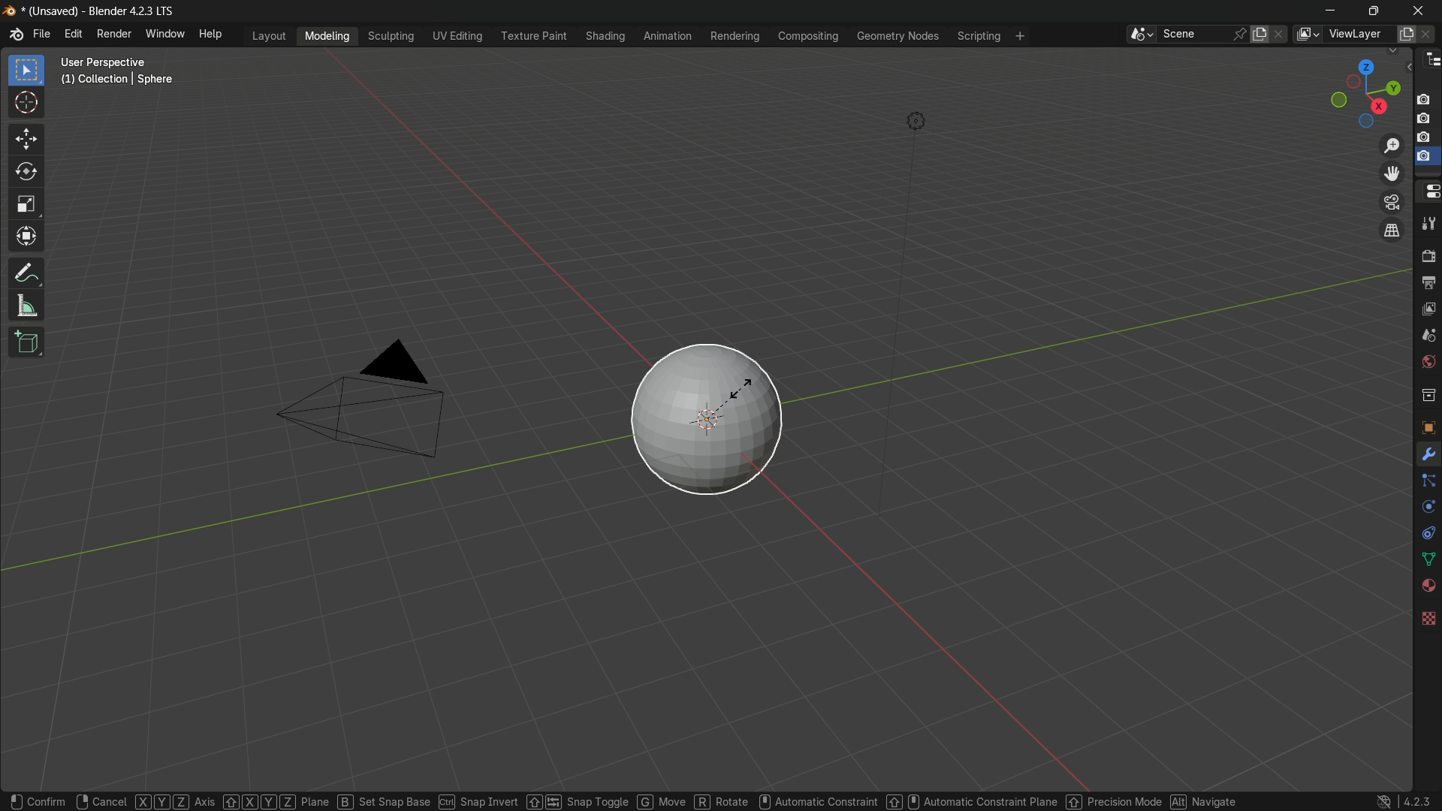 This screenshot has height=811, width=1442. Describe the element at coordinates (1427, 138) in the screenshot. I see `capture` at that location.